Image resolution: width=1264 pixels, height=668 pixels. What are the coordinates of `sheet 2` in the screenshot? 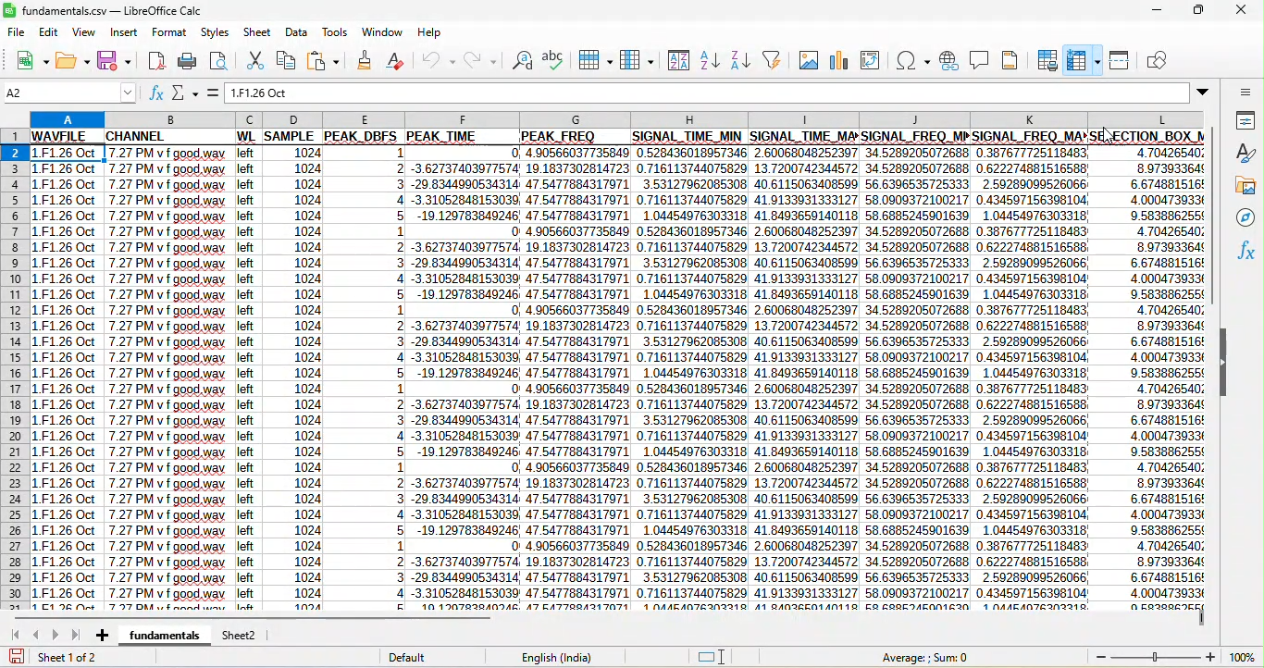 It's located at (246, 635).